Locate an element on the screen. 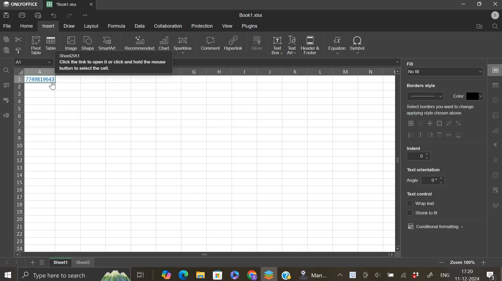 This screenshot has width=502, height=281. close is located at coordinates (94, 6).